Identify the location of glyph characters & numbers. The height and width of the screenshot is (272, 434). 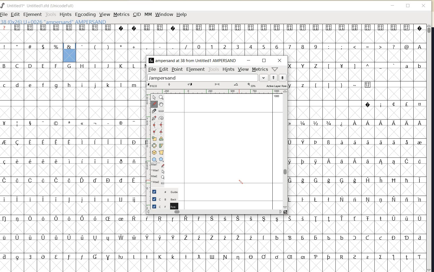
(251, 40).